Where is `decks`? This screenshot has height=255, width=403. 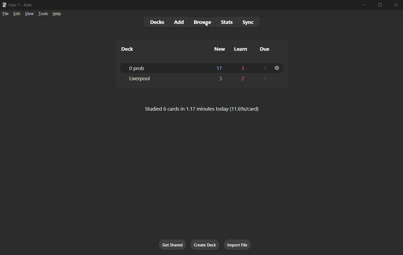
decks is located at coordinates (157, 22).